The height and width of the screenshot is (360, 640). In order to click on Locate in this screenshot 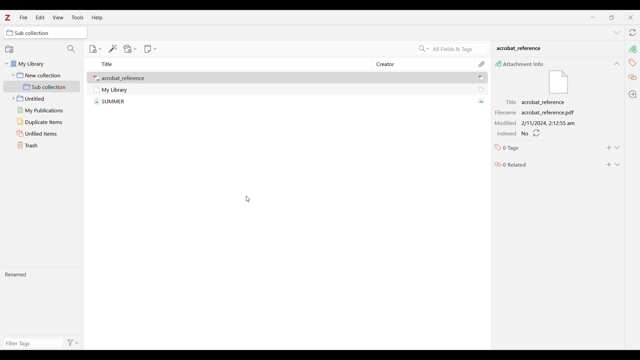, I will do `click(632, 94)`.